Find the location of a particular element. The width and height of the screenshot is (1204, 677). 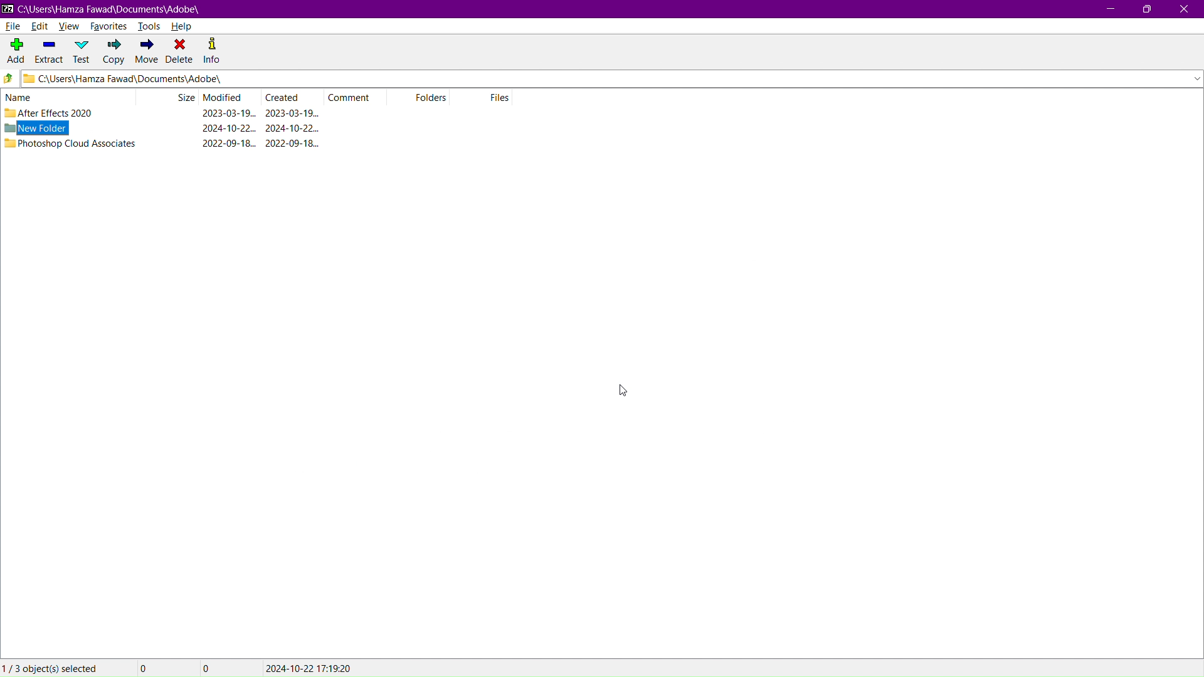

Files is located at coordinates (484, 98).